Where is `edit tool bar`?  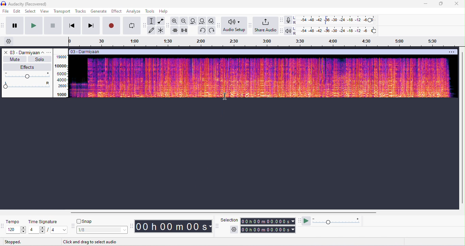 edit tool bar is located at coordinates (168, 26).